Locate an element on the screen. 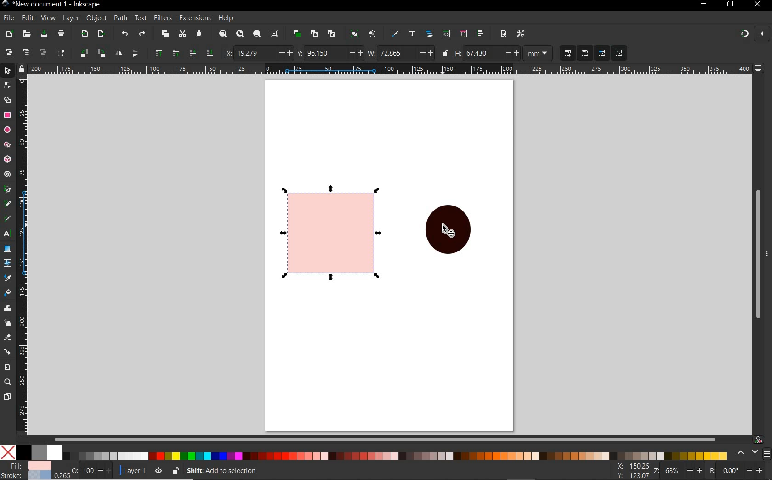 The image size is (772, 480). vertical coordinates  of selection is located at coordinates (330, 53).